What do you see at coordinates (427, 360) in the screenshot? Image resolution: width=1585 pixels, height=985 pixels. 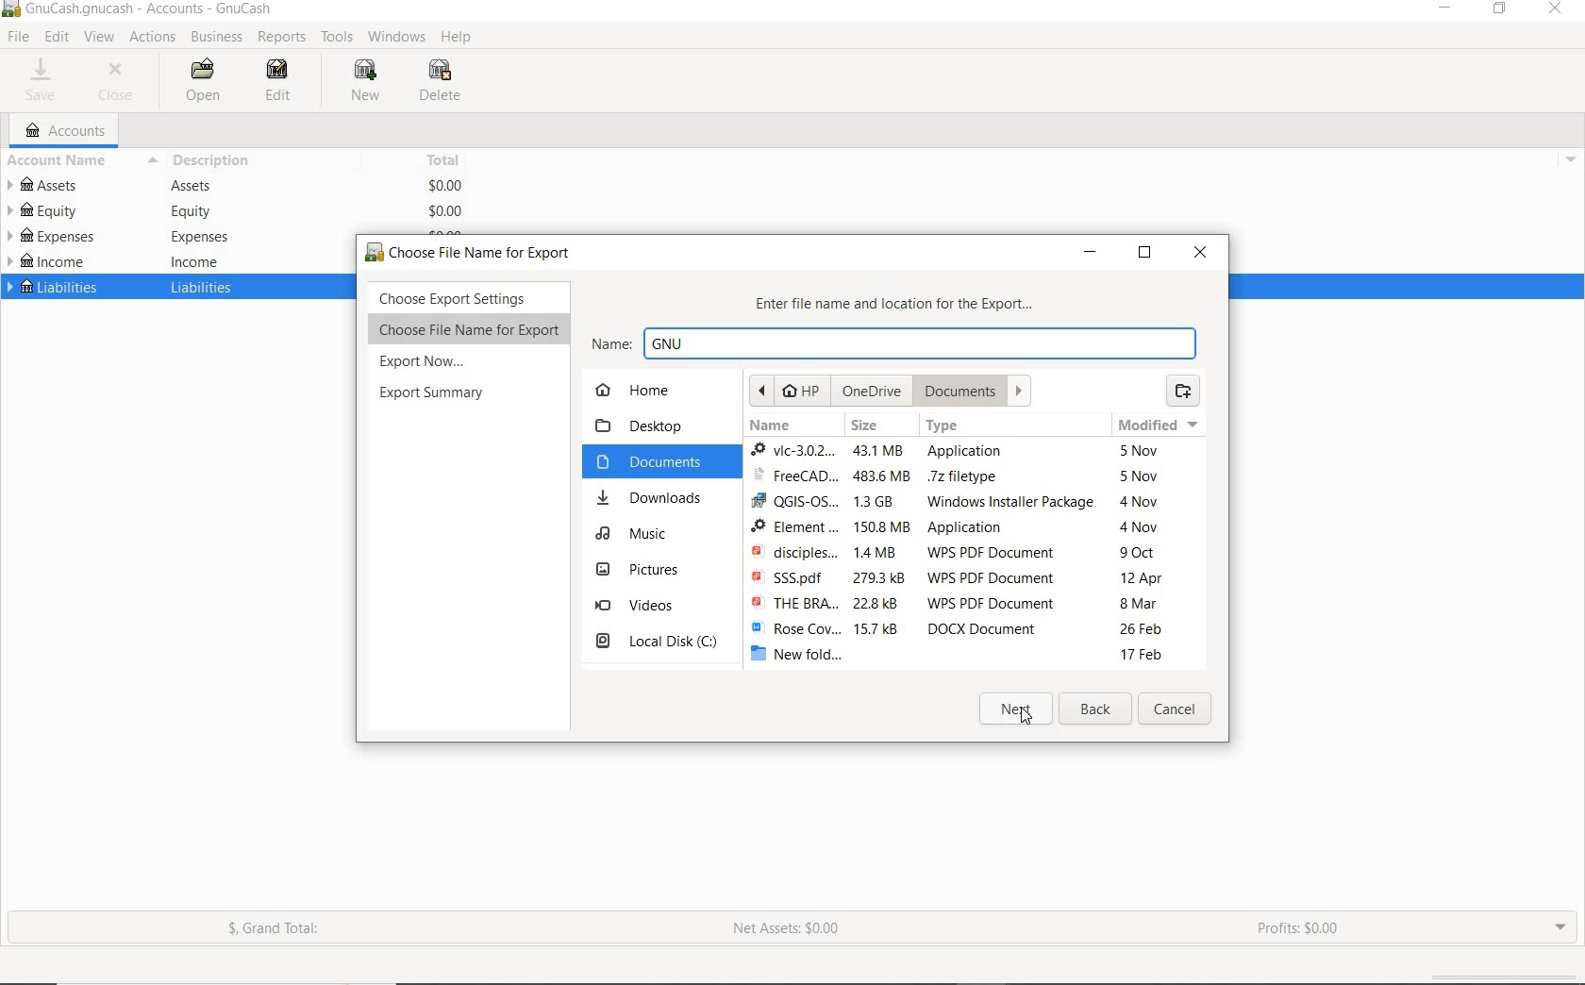 I see `export now...` at bounding box center [427, 360].